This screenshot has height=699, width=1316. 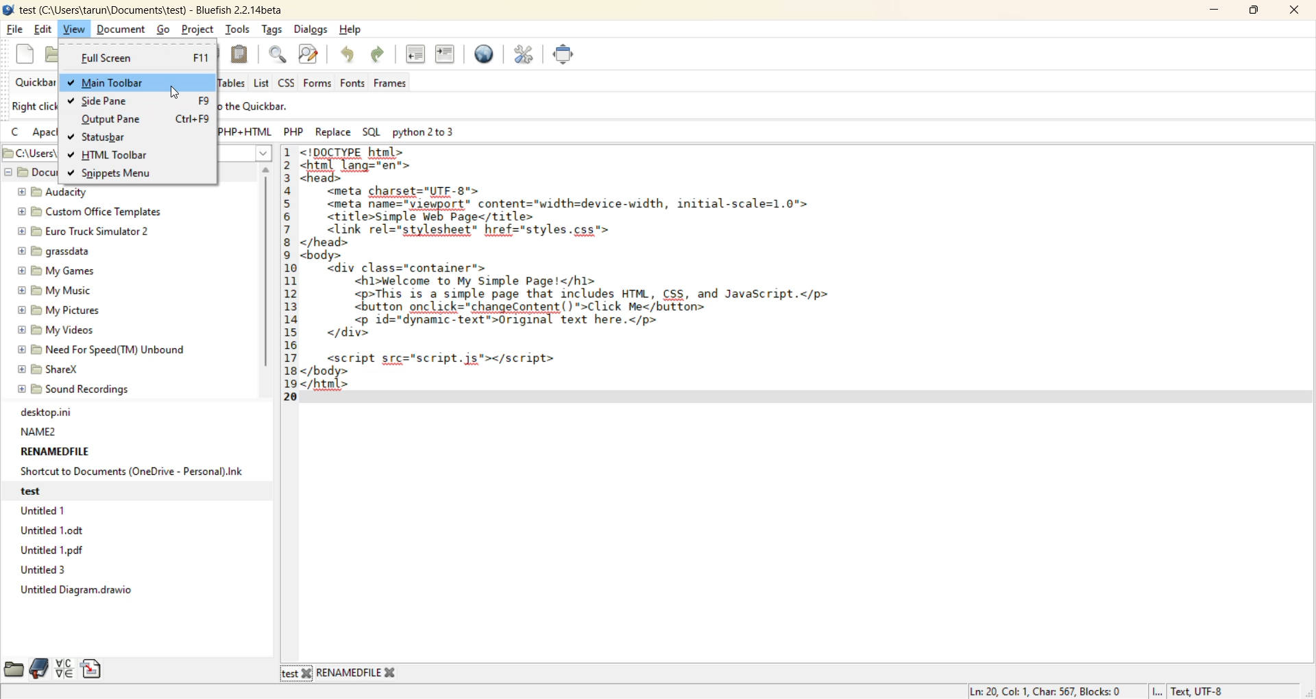 I want to click on NAME2, so click(x=39, y=431).